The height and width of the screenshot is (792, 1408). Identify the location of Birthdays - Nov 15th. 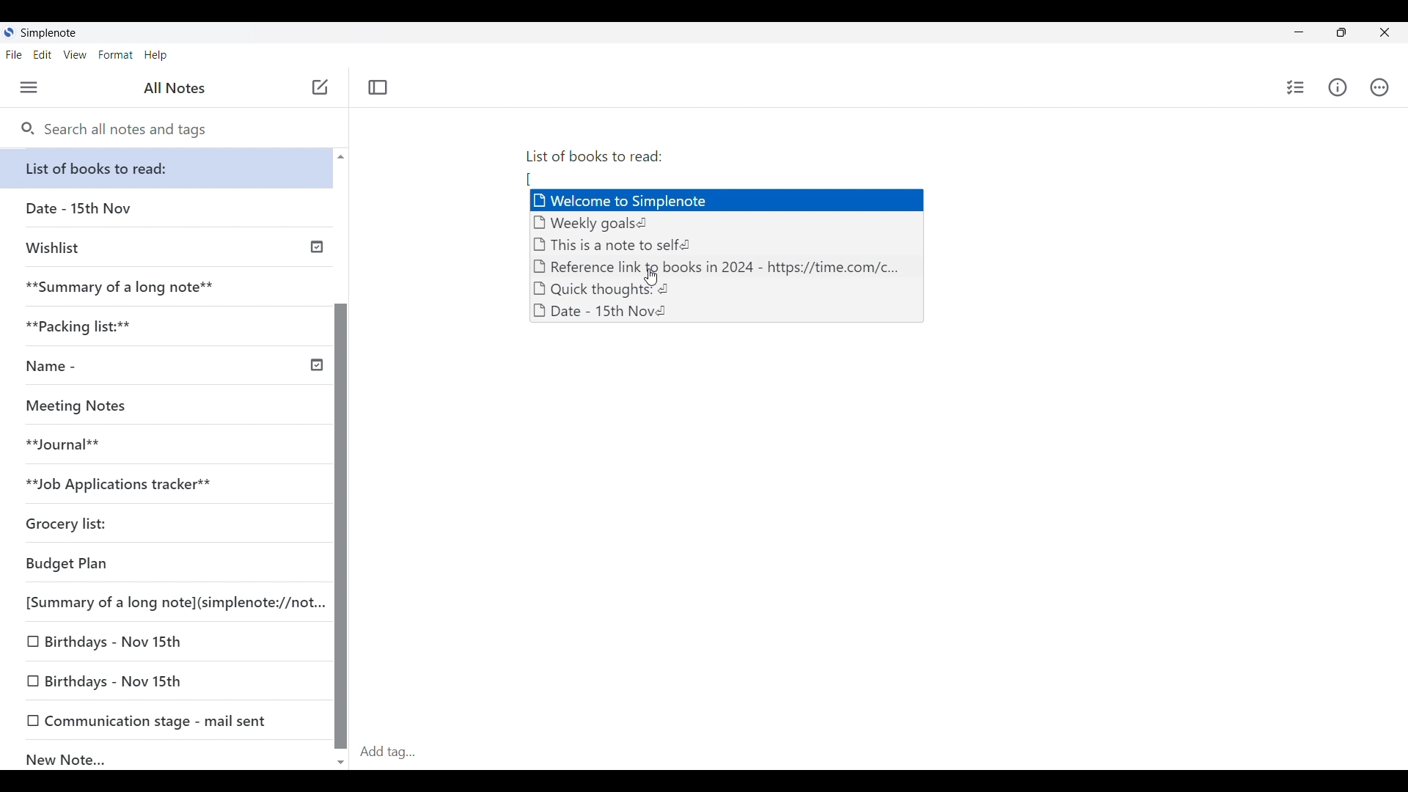
(168, 682).